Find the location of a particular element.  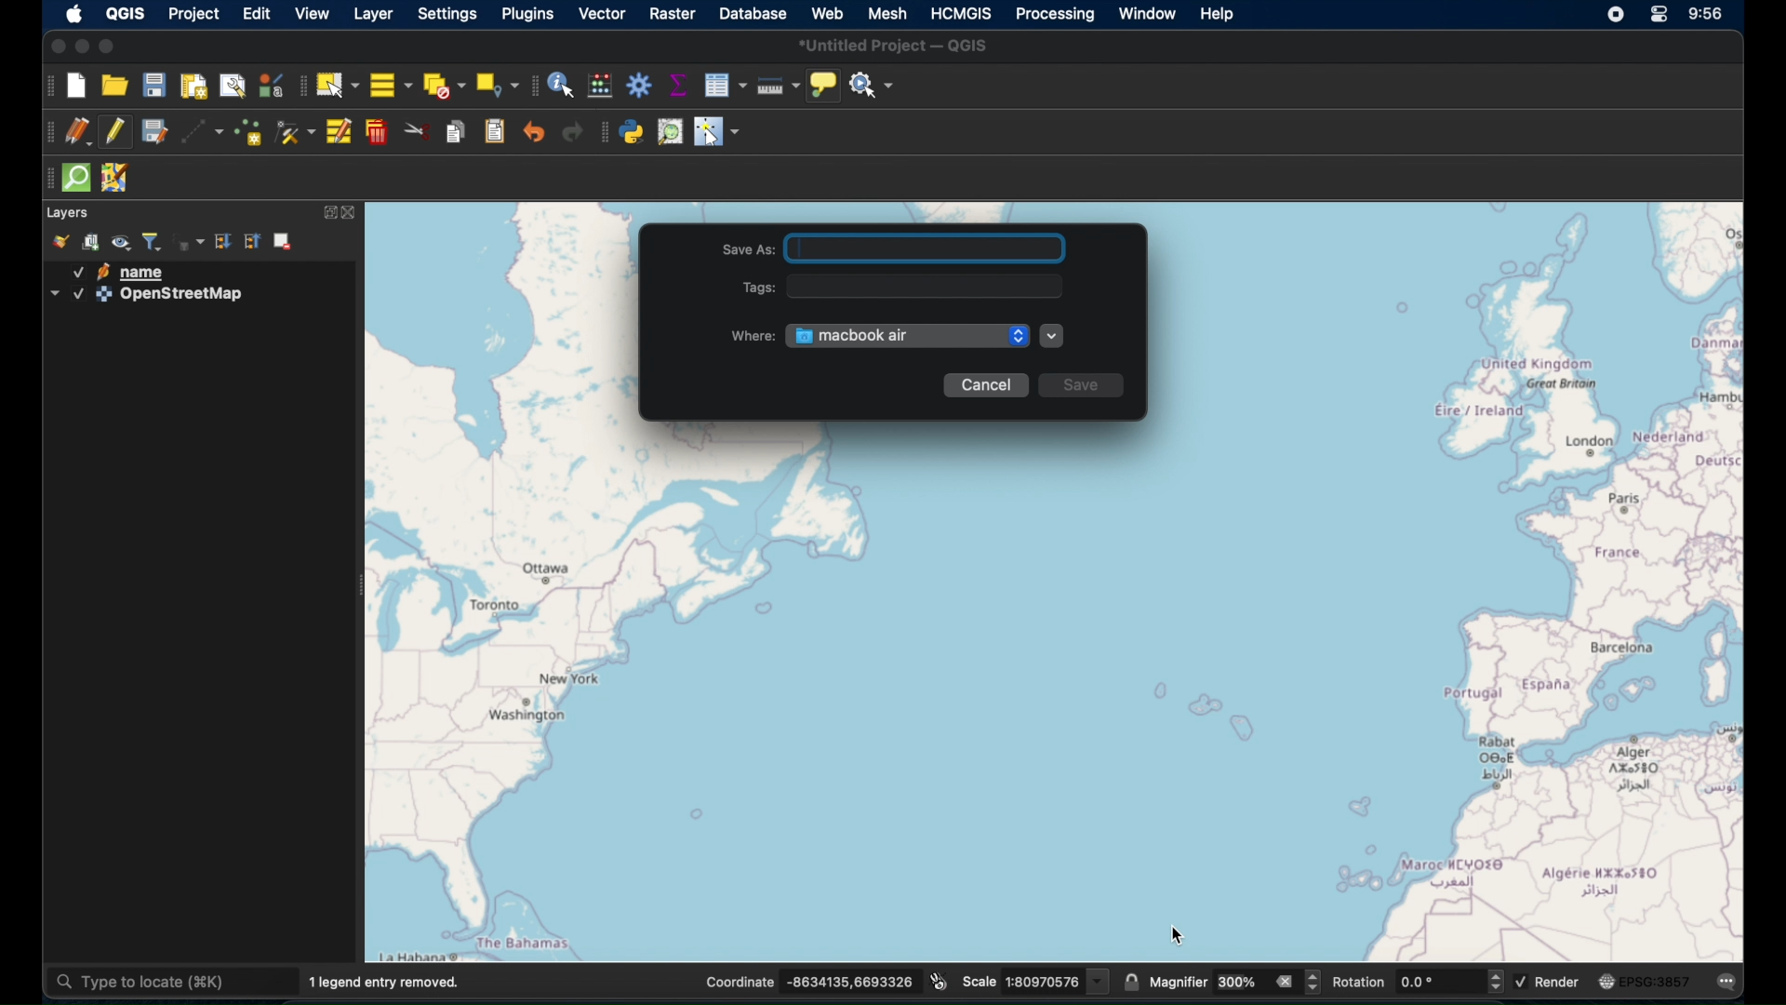

Macbook air is located at coordinates (909, 334).